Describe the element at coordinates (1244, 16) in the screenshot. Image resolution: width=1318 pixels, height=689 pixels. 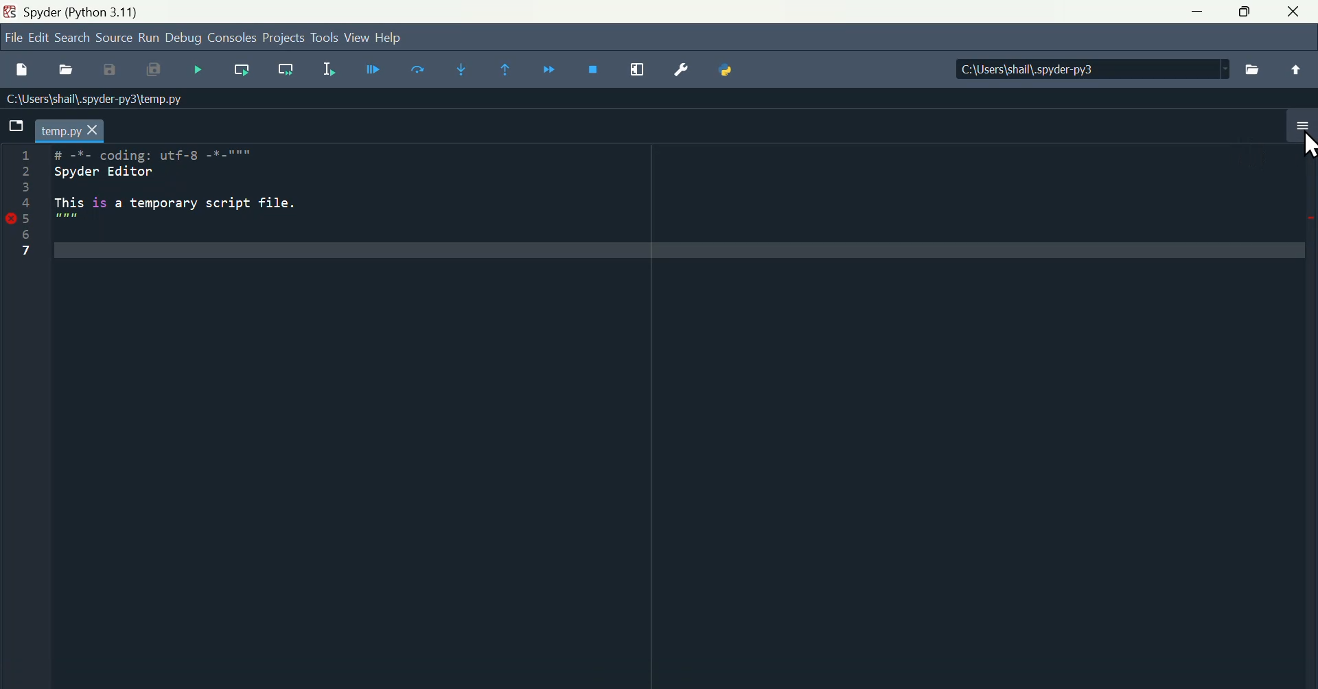
I see `Maximise` at that location.